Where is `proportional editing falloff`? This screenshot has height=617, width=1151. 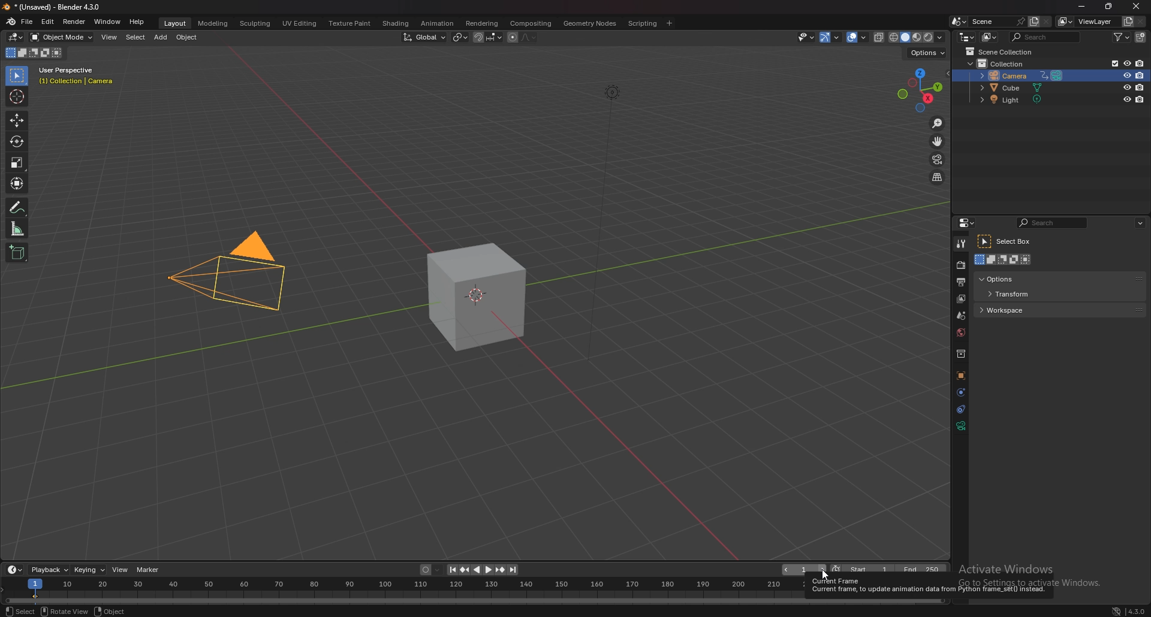 proportional editing falloff is located at coordinates (531, 37).